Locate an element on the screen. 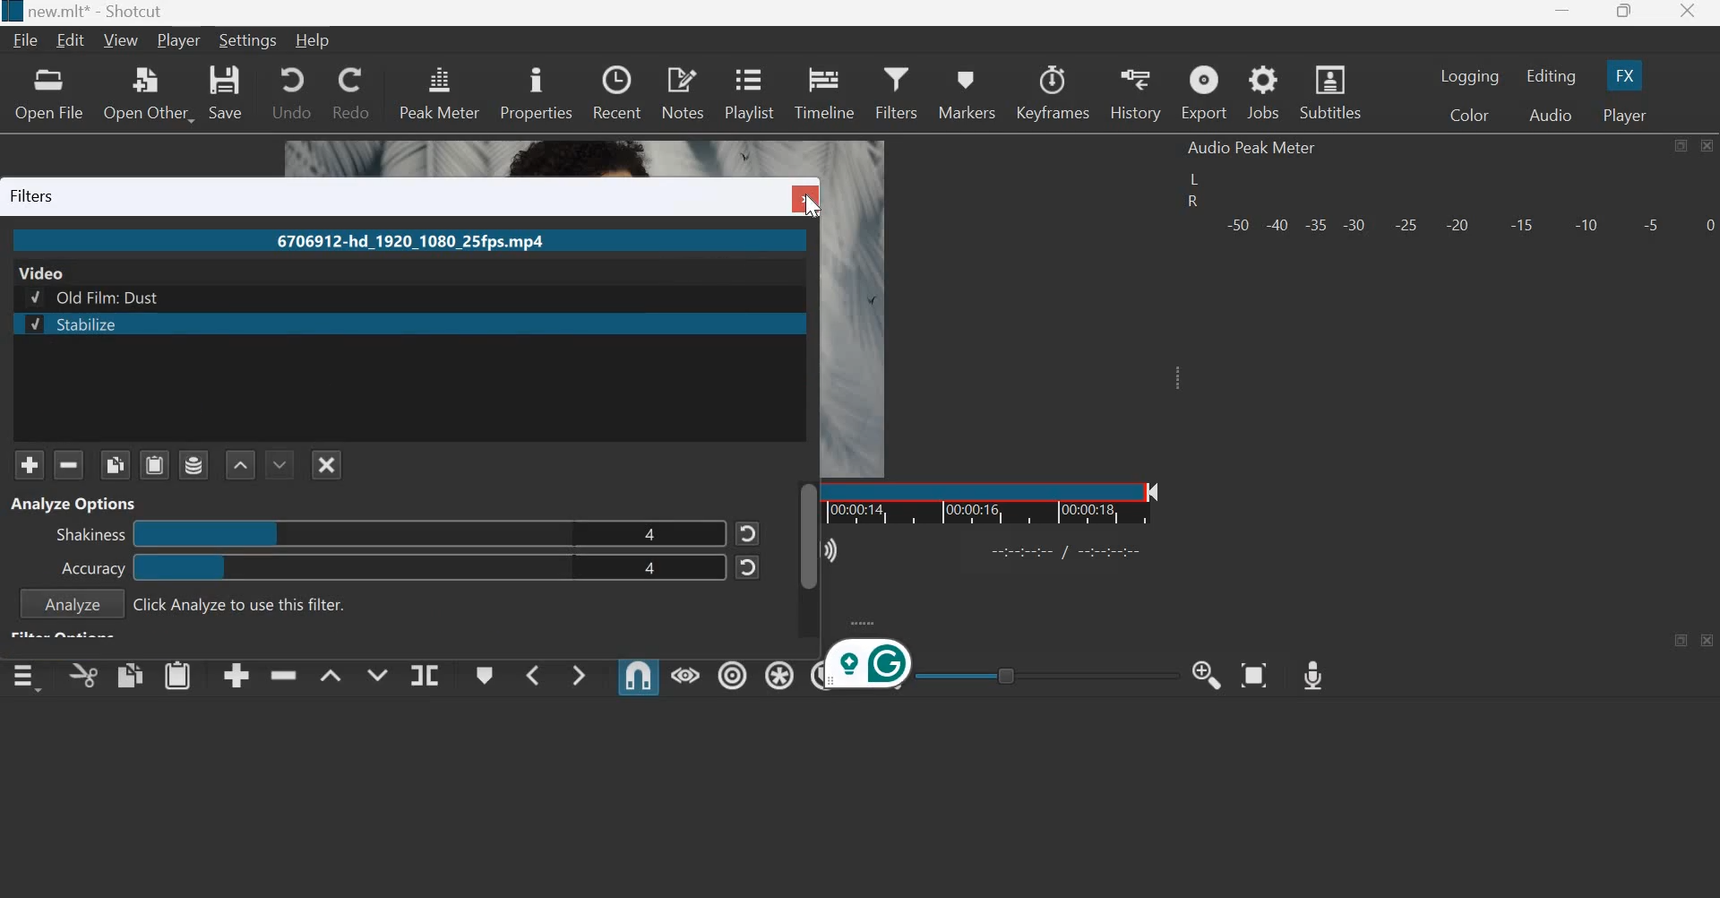 This screenshot has width=1720, height=898. Logging is located at coordinates (1470, 76).